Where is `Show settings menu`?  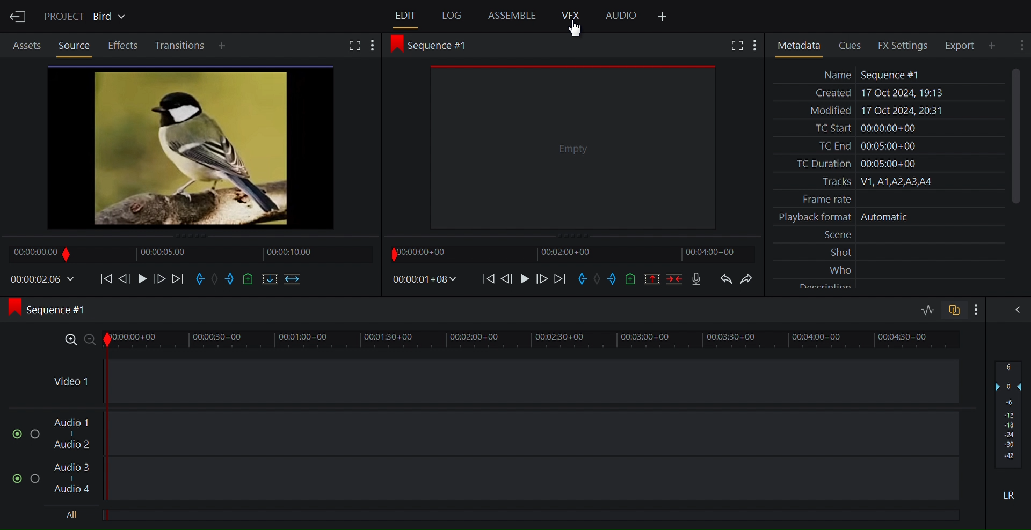
Show settings menu is located at coordinates (737, 47).